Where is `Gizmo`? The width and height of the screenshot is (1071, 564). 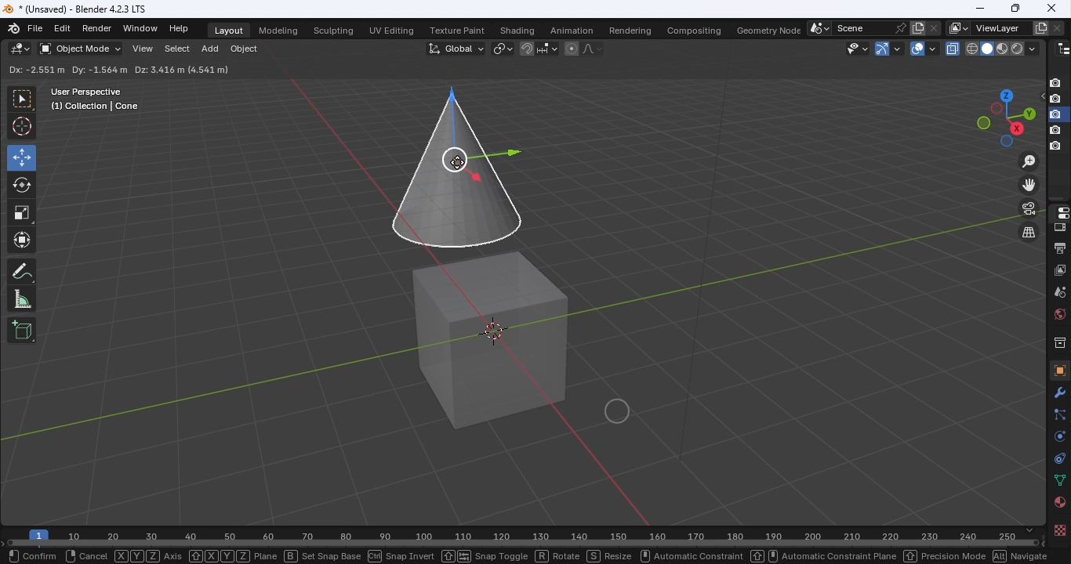
Gizmo is located at coordinates (880, 48).